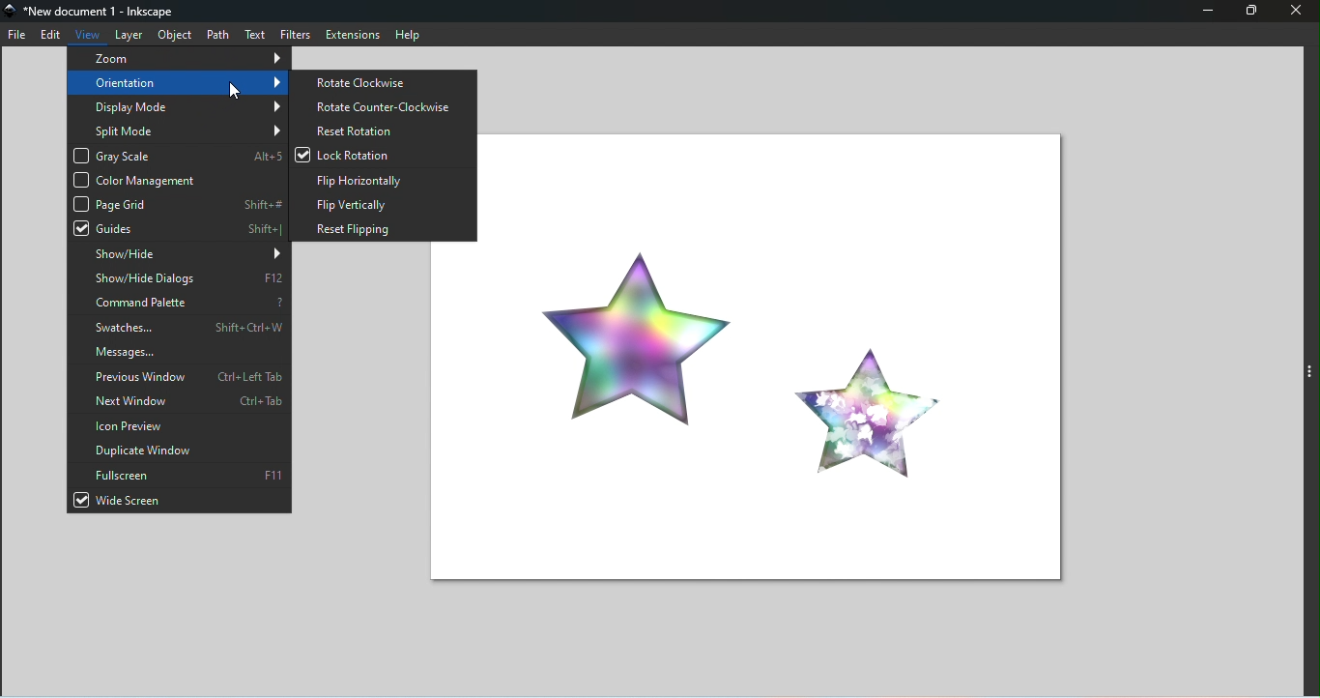 This screenshot has height=698, width=1320. Describe the element at coordinates (17, 35) in the screenshot. I see `File` at that location.